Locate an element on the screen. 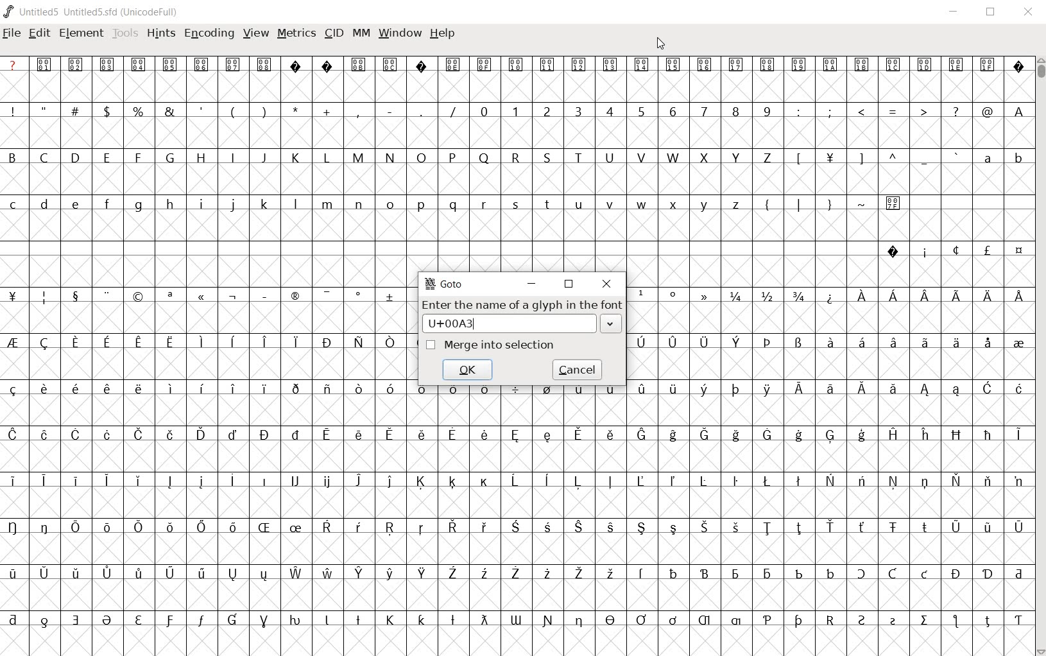 The image size is (1046, 656). O is located at coordinates (422, 158).